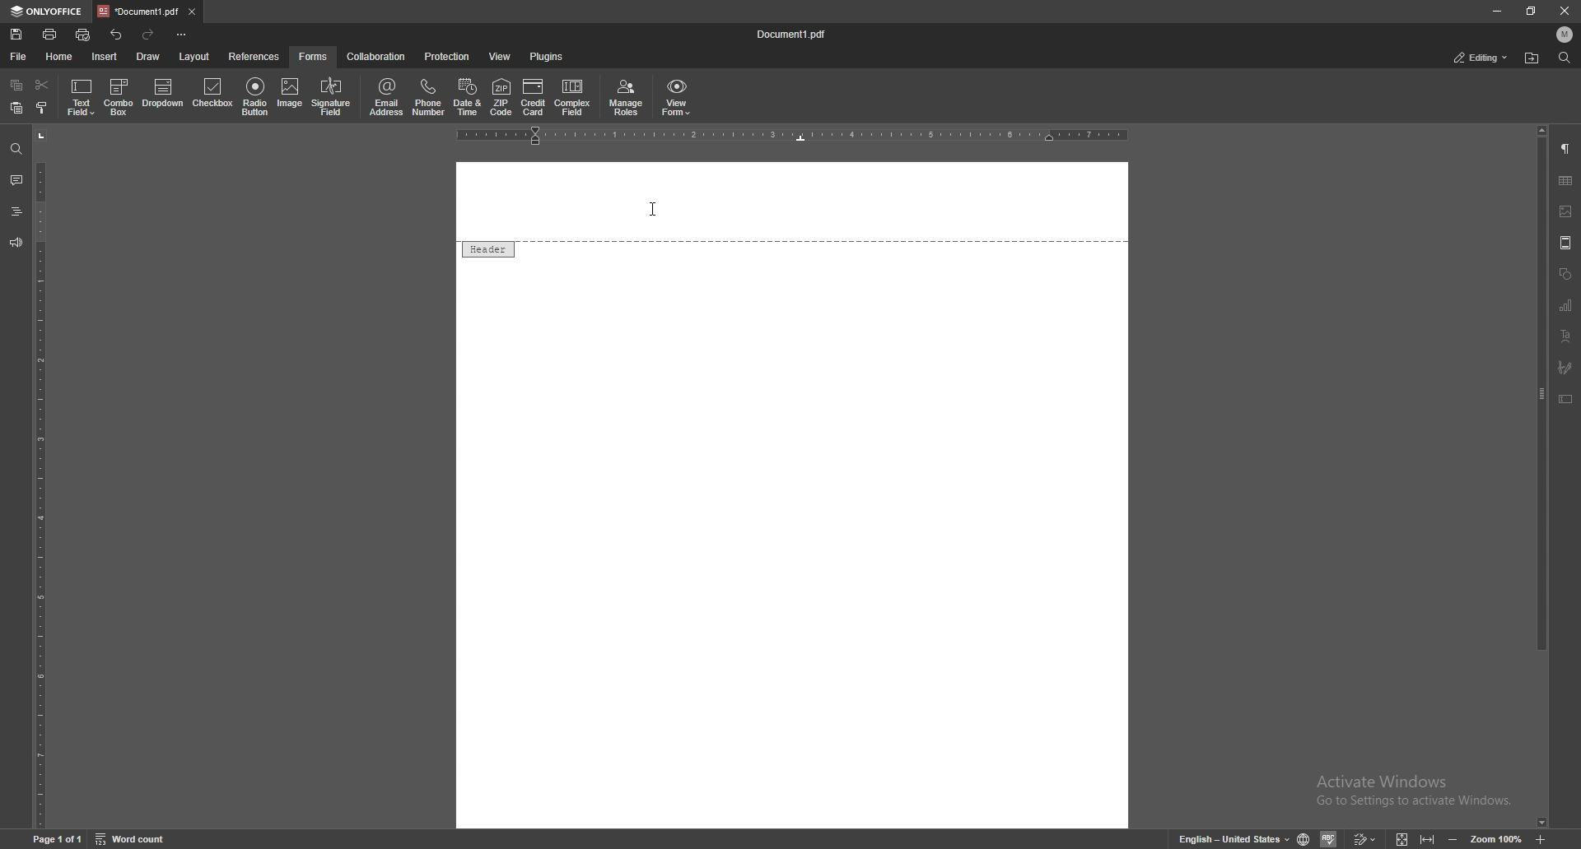 The width and height of the screenshot is (1581, 849). What do you see at coordinates (1565, 58) in the screenshot?
I see `find` at bounding box center [1565, 58].